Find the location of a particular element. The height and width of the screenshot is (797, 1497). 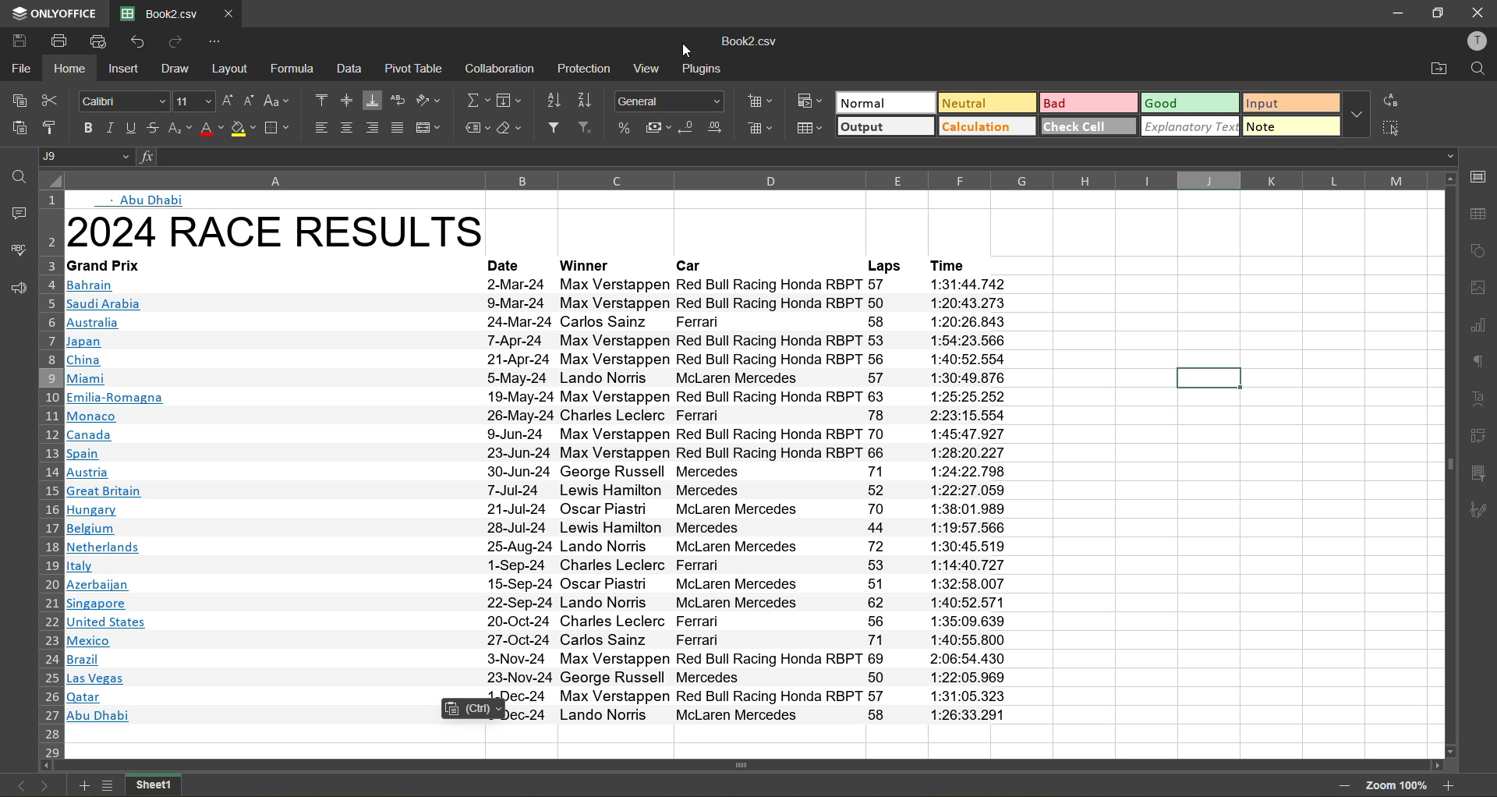

move down is located at coordinates (1452, 751).